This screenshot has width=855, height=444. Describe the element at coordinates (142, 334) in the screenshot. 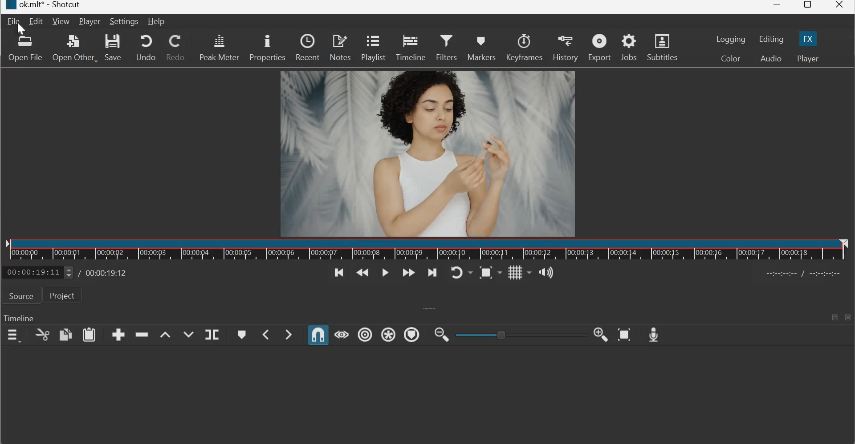

I see `ripple delete` at that location.